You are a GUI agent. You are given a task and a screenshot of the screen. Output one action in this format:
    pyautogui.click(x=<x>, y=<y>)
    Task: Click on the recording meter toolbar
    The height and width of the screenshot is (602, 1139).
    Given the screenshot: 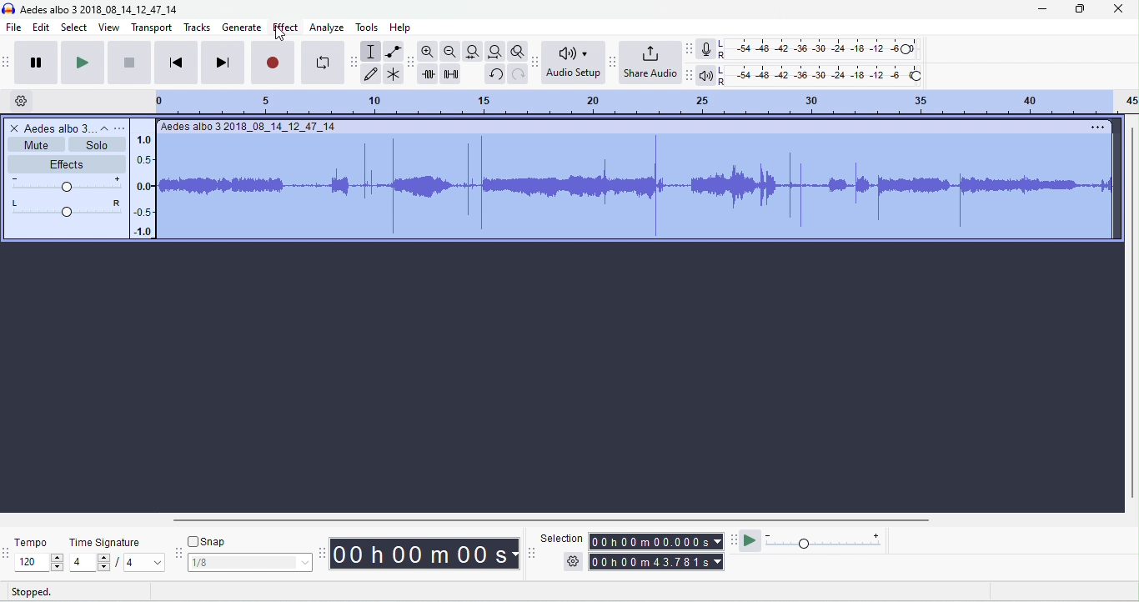 What is the action you would take?
    pyautogui.click(x=690, y=48)
    